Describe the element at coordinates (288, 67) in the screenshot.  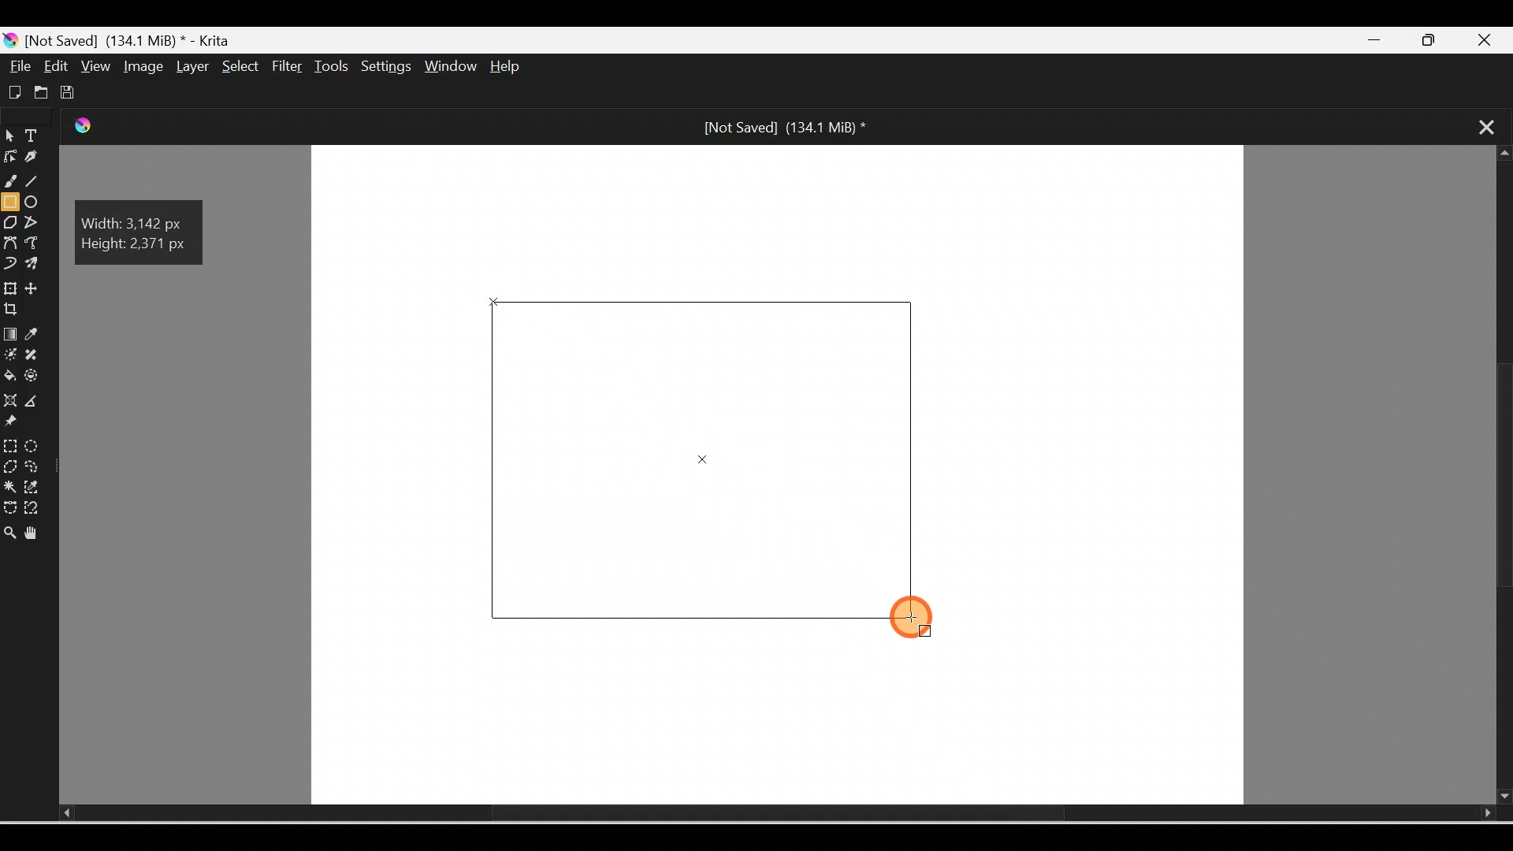
I see `Filter` at that location.